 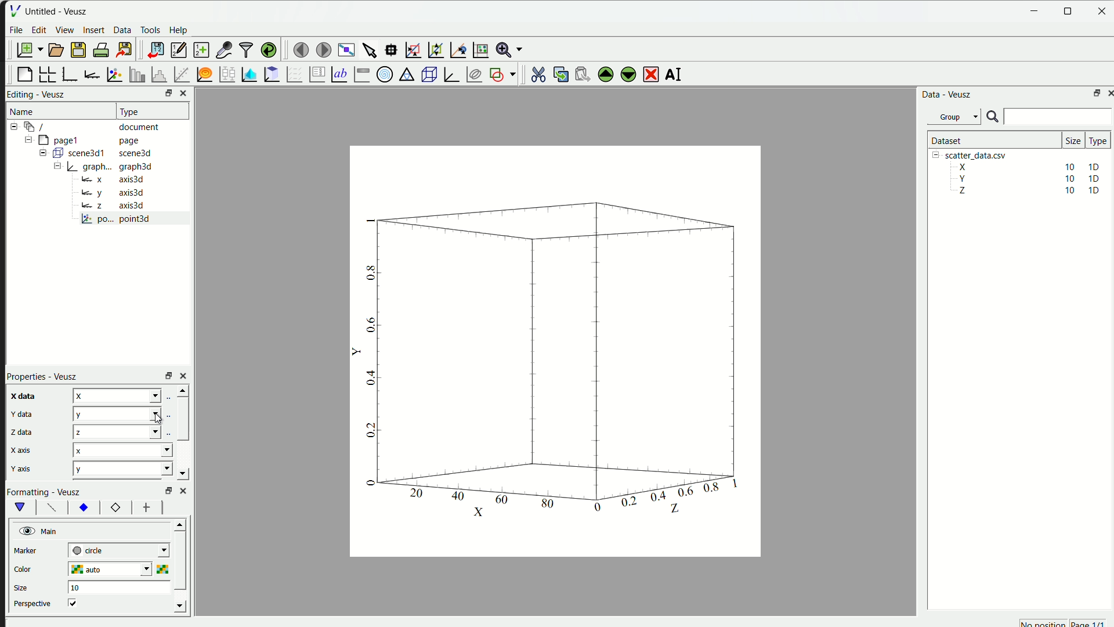 I want to click on add the shap to the plot, so click(x=502, y=74).